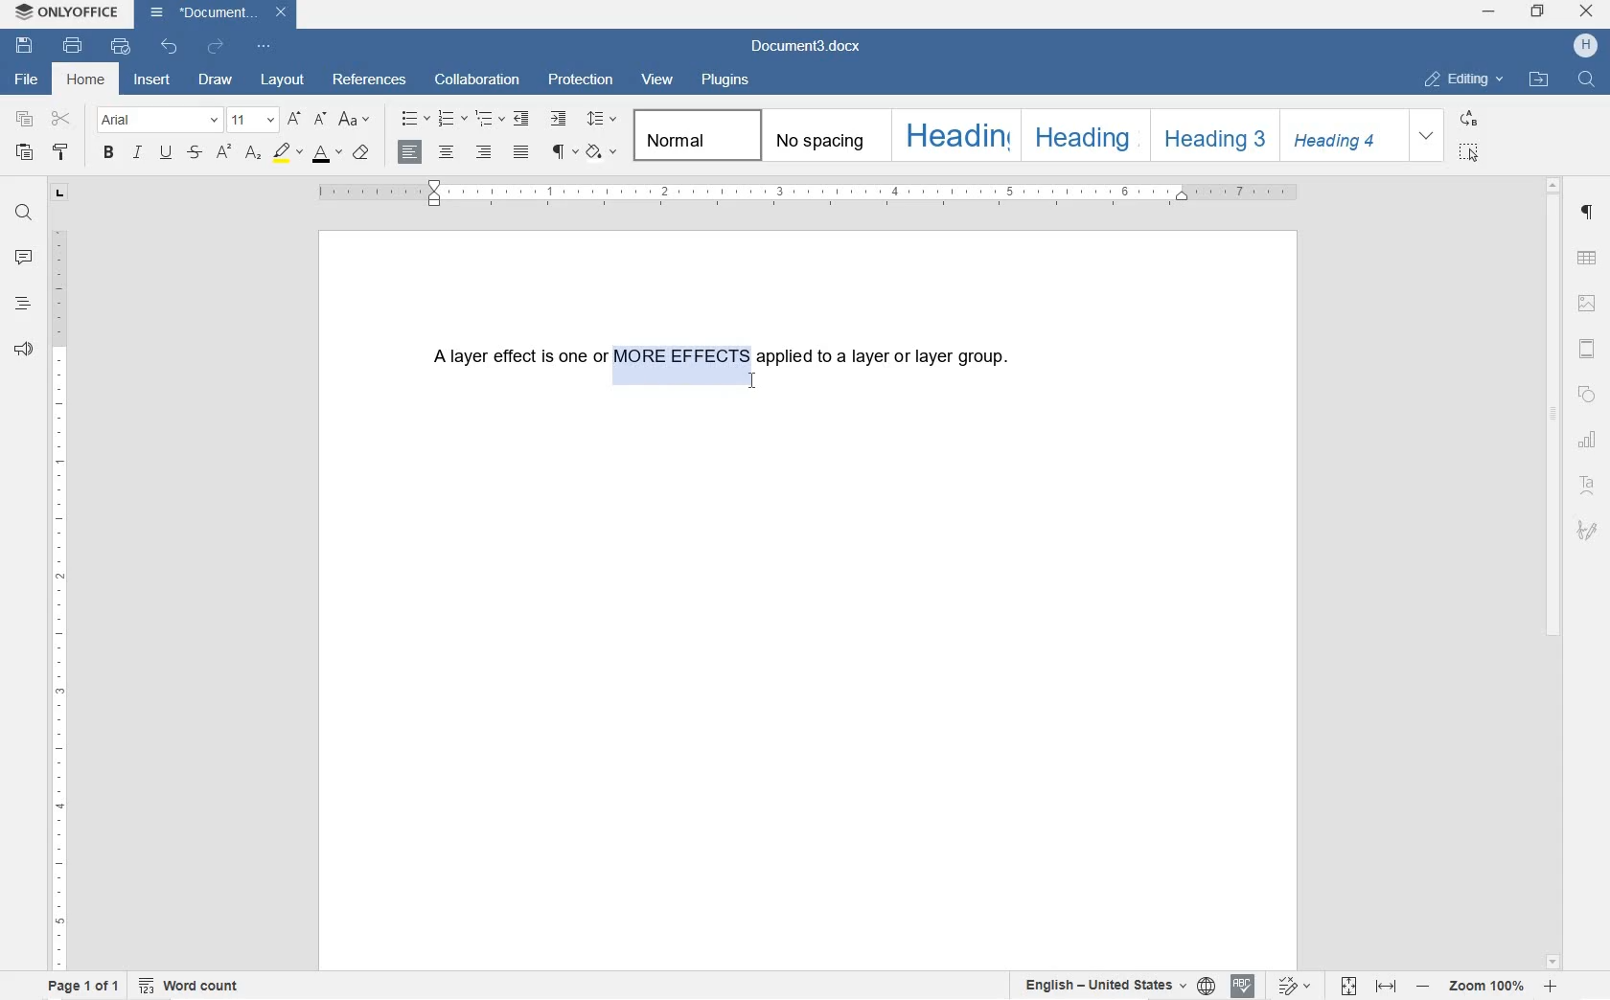  I want to click on LAYOUT, so click(283, 79).